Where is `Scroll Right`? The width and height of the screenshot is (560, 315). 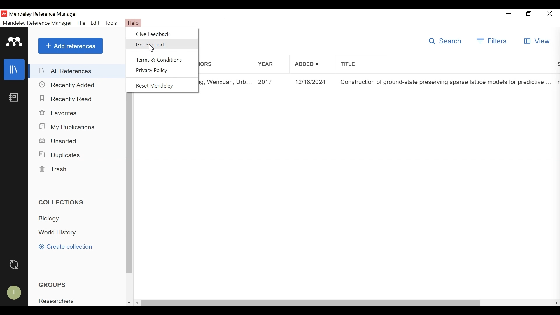 Scroll Right is located at coordinates (556, 303).